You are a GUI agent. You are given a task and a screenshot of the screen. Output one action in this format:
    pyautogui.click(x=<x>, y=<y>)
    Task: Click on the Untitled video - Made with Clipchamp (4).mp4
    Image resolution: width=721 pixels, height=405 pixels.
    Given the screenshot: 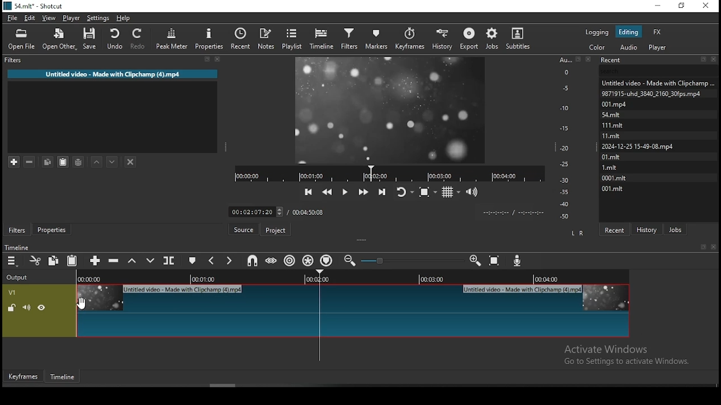 What is the action you would take?
    pyautogui.click(x=114, y=73)
    